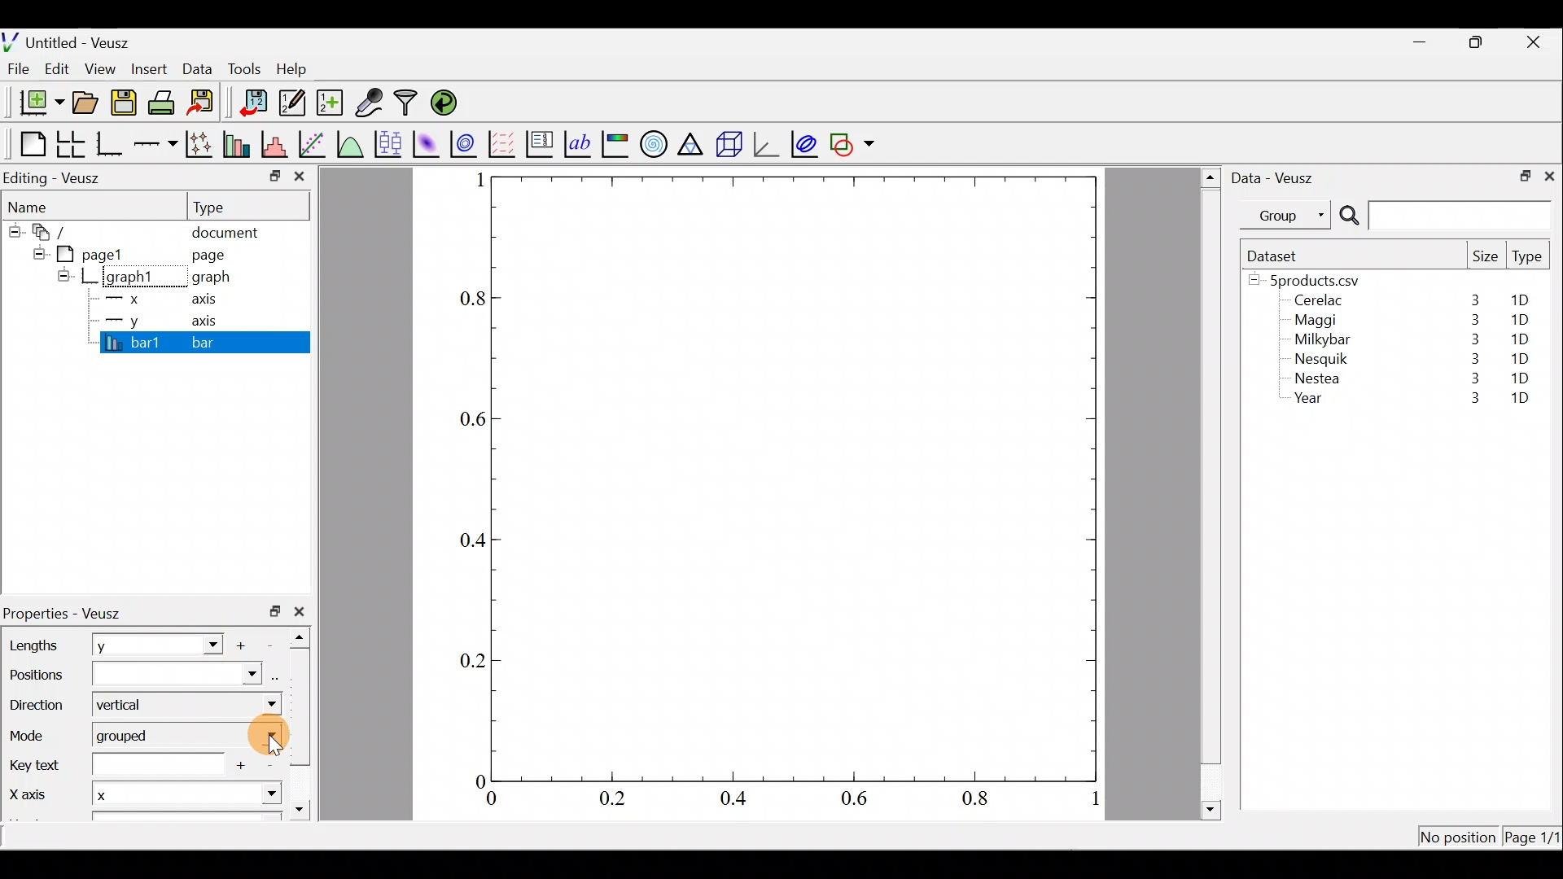 The image size is (1563, 879). Describe the element at coordinates (1519, 320) in the screenshot. I see `1D` at that location.